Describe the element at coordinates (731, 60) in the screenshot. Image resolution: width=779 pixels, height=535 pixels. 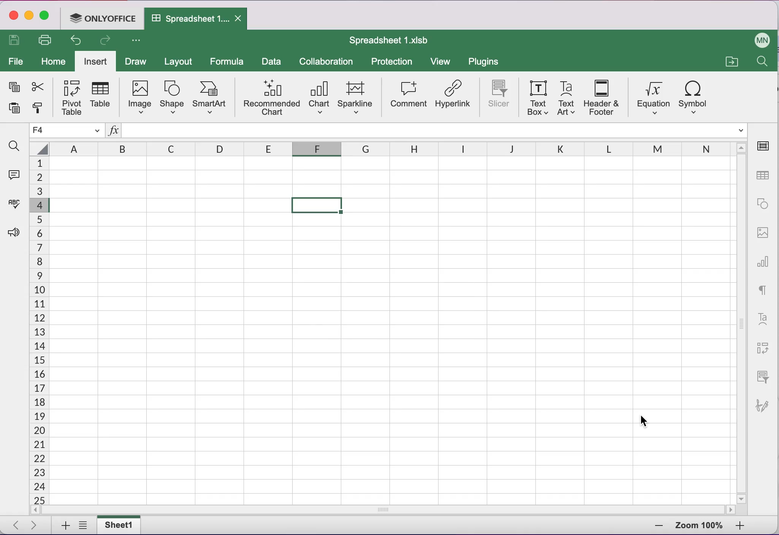
I see `open file location` at that location.